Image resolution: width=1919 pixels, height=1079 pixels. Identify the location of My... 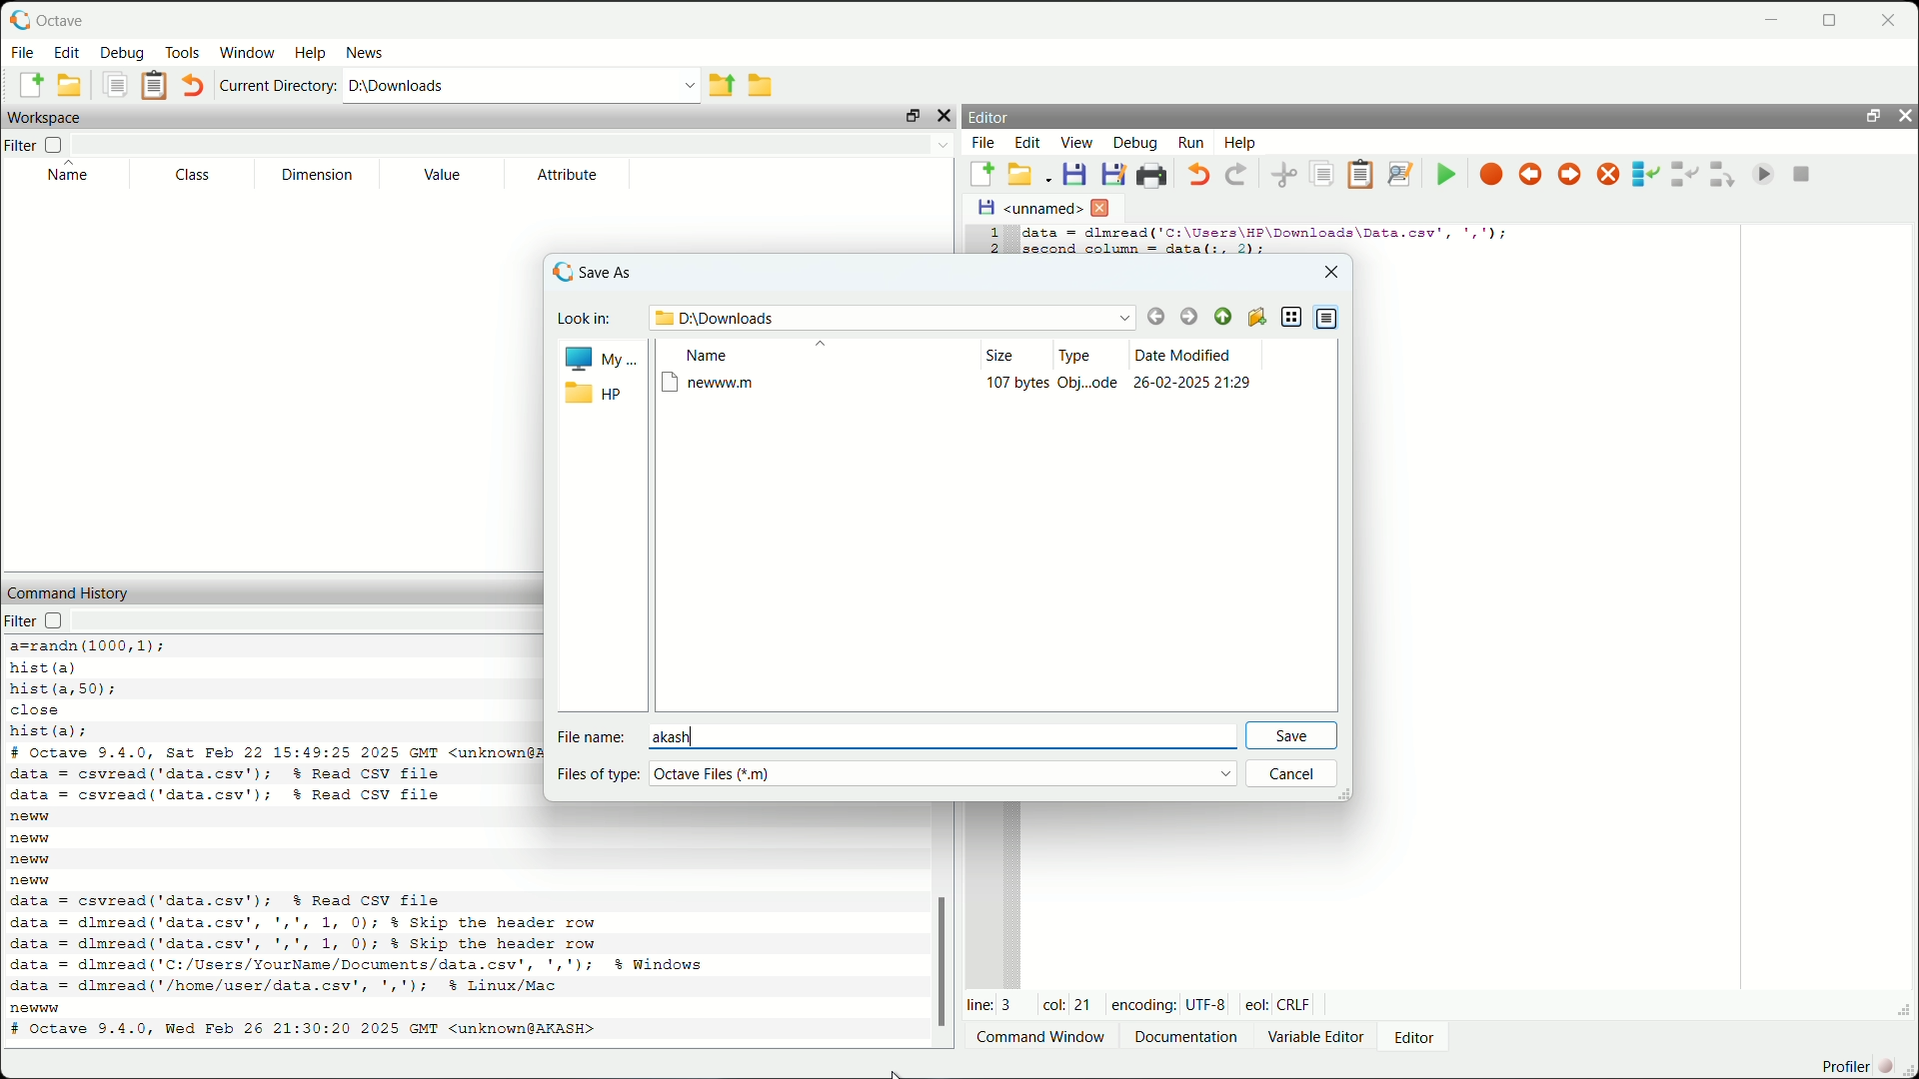
(596, 358).